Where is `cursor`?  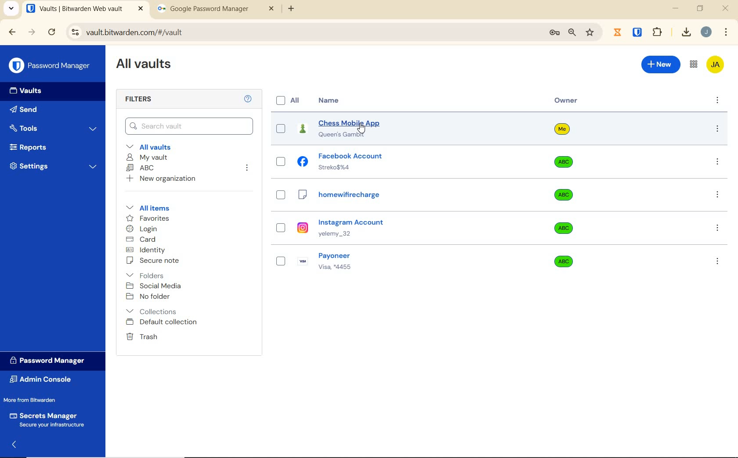
cursor is located at coordinates (362, 129).